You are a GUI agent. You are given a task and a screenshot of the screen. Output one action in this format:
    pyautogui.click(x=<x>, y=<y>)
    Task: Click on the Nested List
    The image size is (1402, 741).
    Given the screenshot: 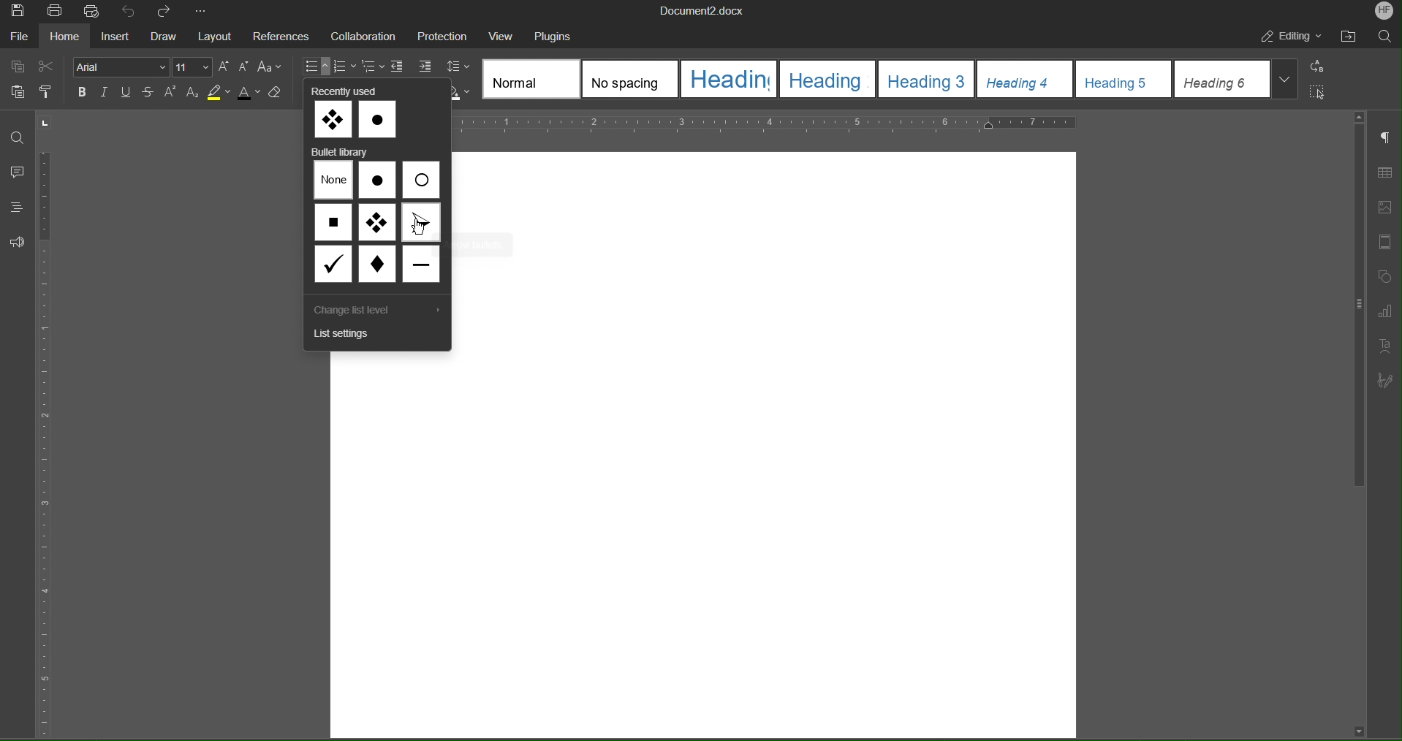 What is the action you would take?
    pyautogui.click(x=374, y=65)
    